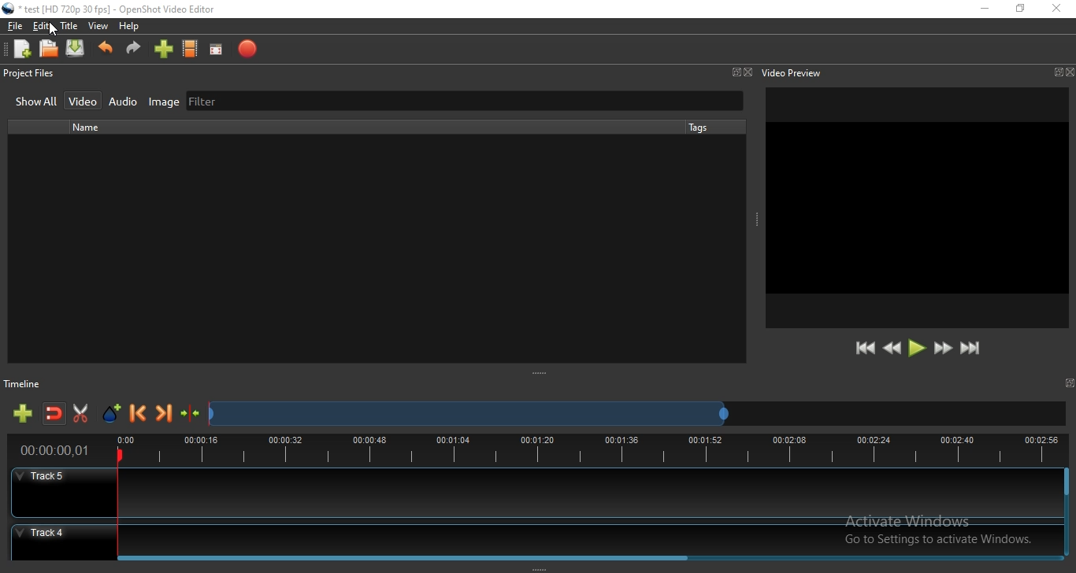 The width and height of the screenshot is (1076, 573). Describe the element at coordinates (219, 50) in the screenshot. I see `Full screen ` at that location.